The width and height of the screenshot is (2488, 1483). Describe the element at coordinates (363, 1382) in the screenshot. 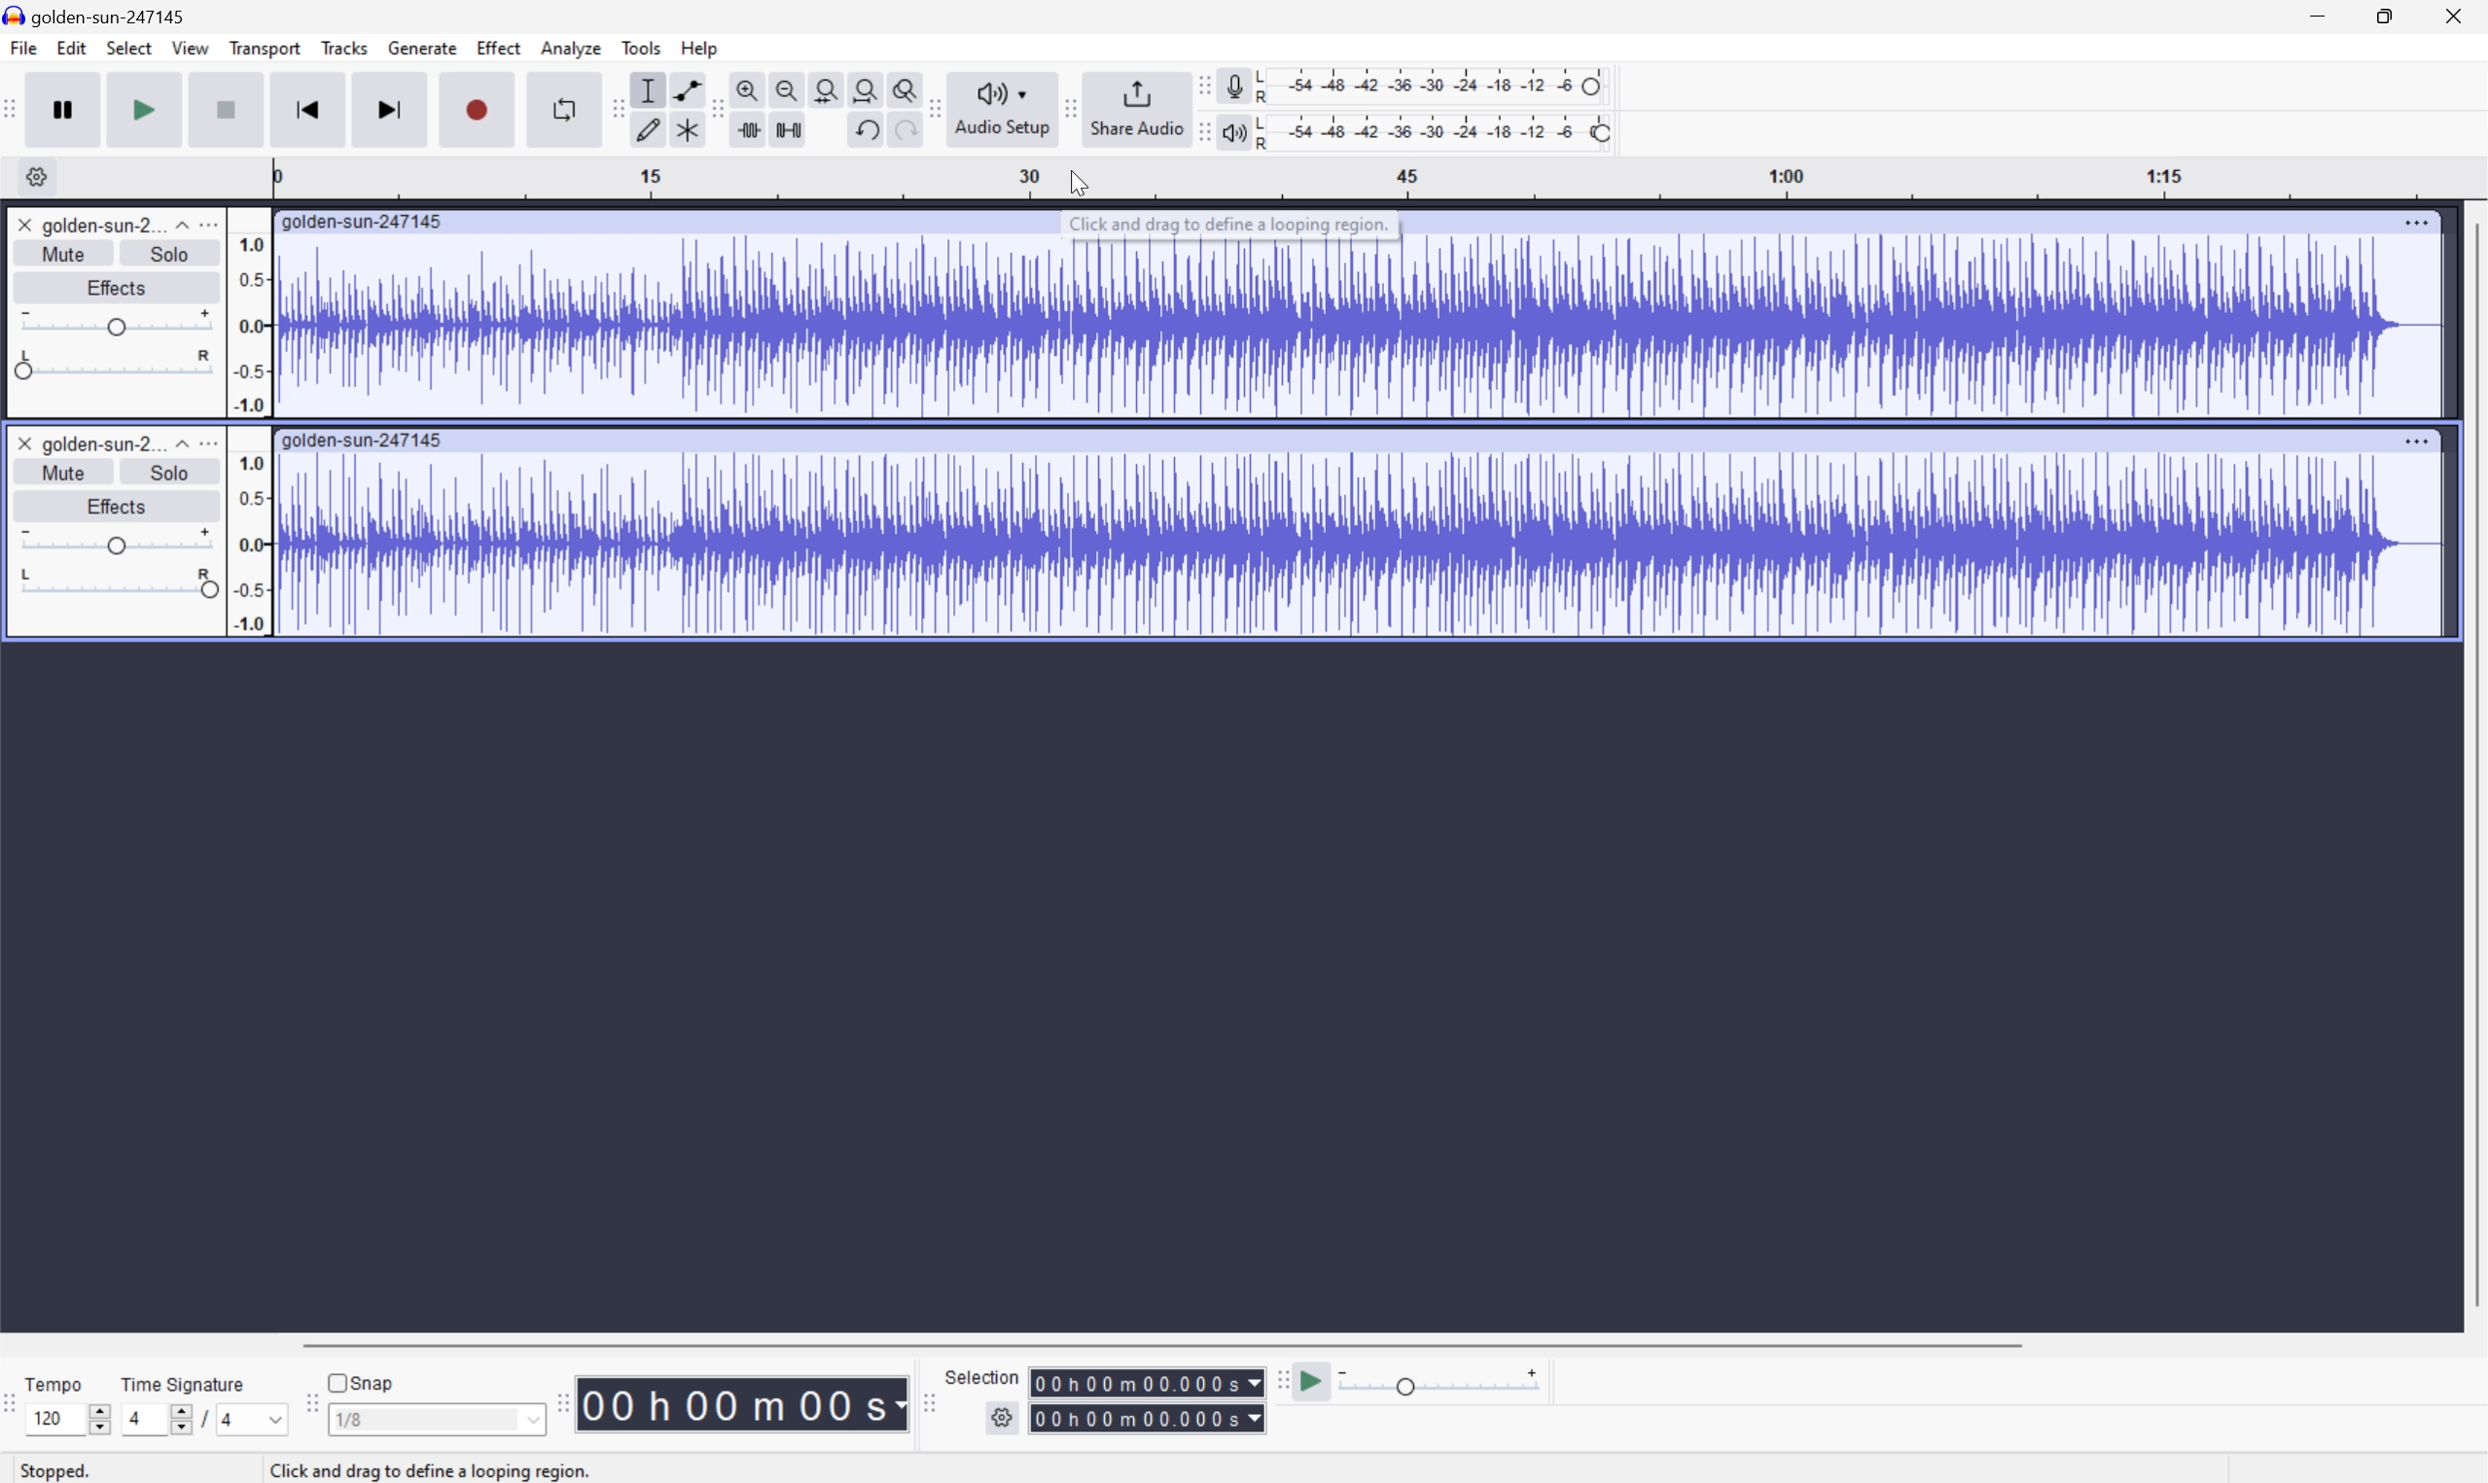

I see `Snap` at that location.